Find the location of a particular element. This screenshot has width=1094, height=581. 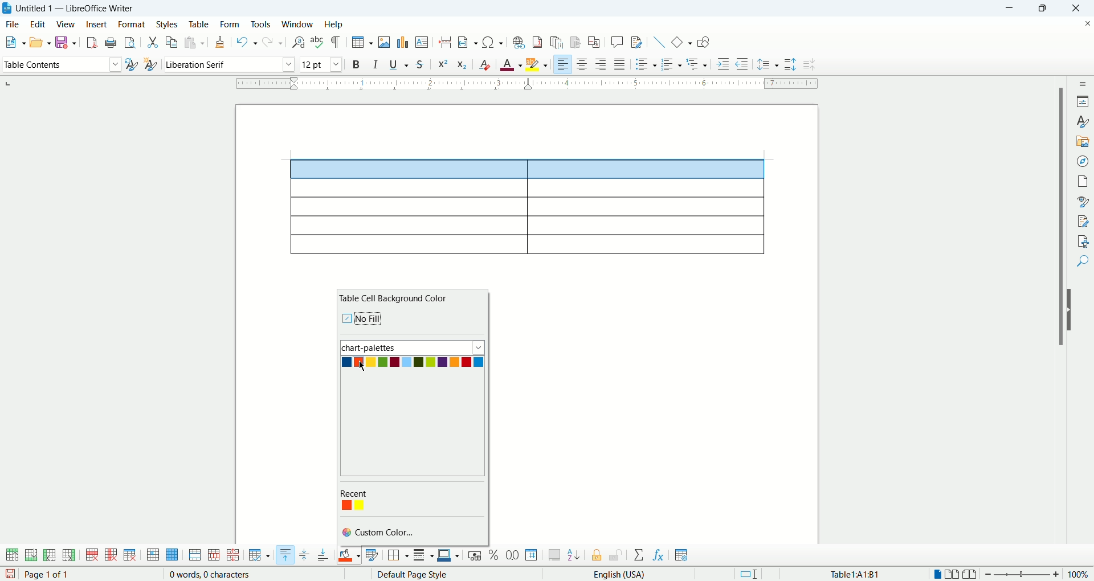

help is located at coordinates (334, 25).